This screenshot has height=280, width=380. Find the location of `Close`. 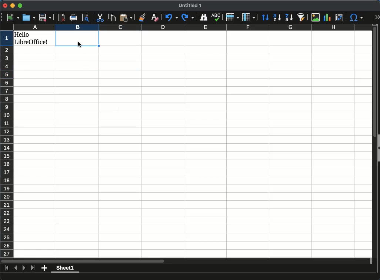

Close is located at coordinates (5, 6).